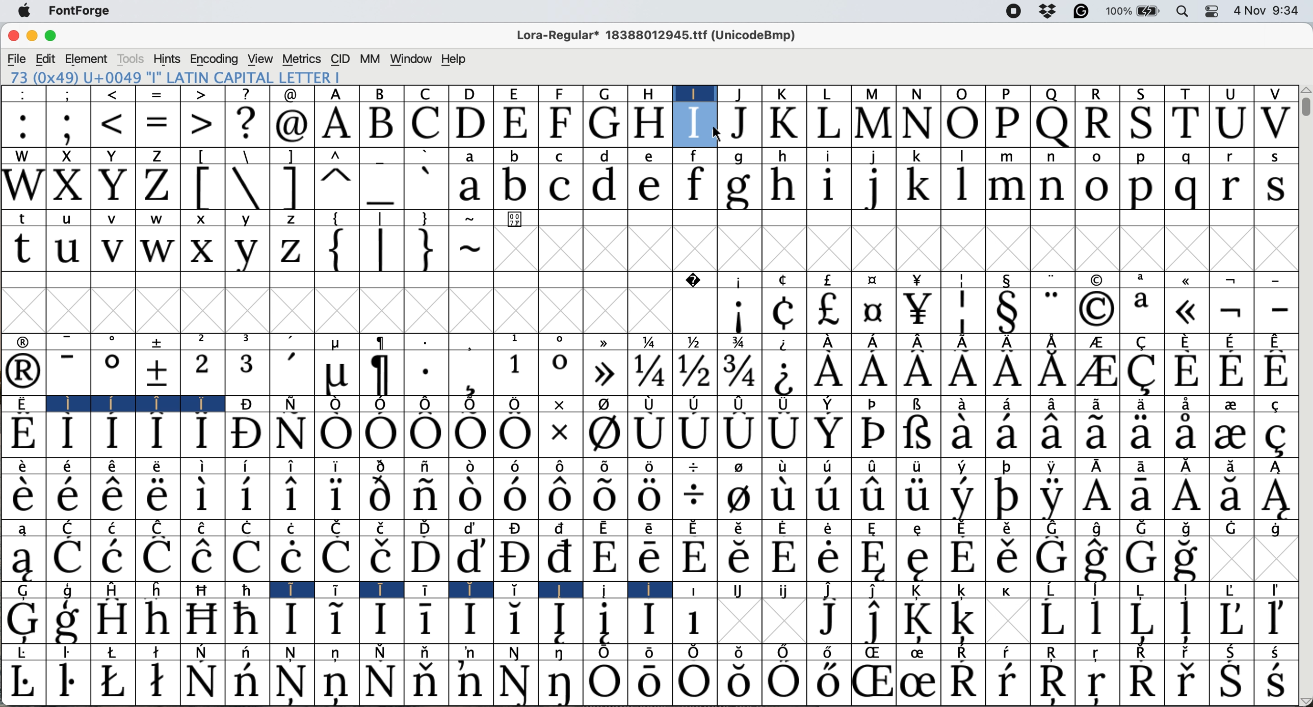  Describe the element at coordinates (1055, 188) in the screenshot. I see `n` at that location.